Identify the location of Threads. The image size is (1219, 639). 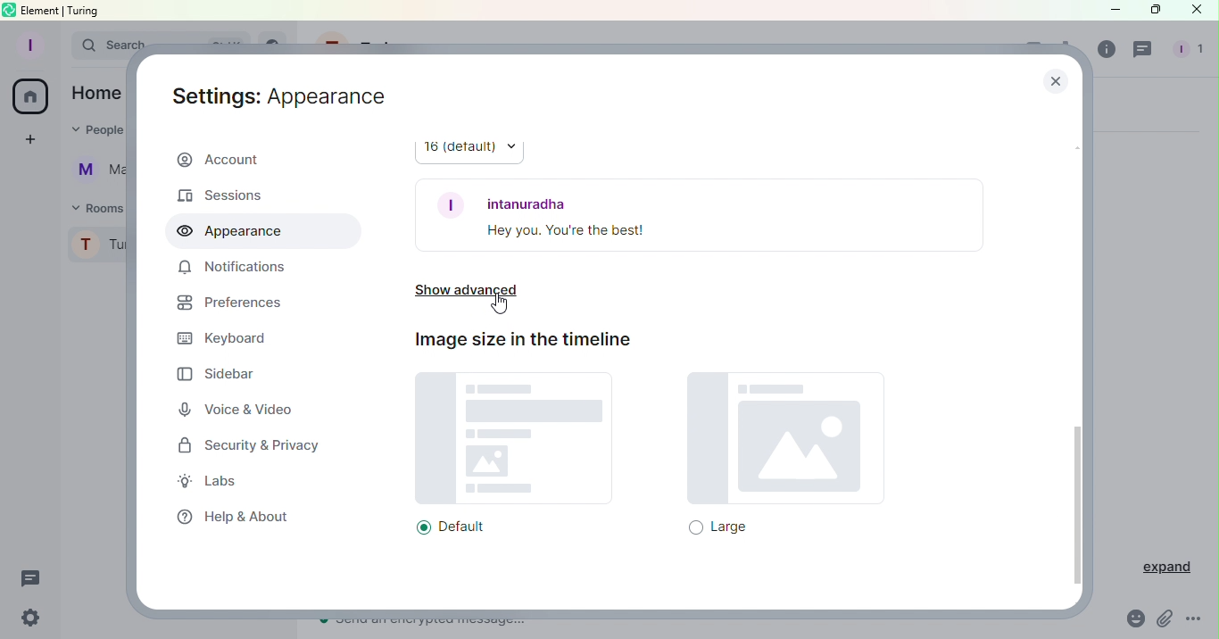
(30, 576).